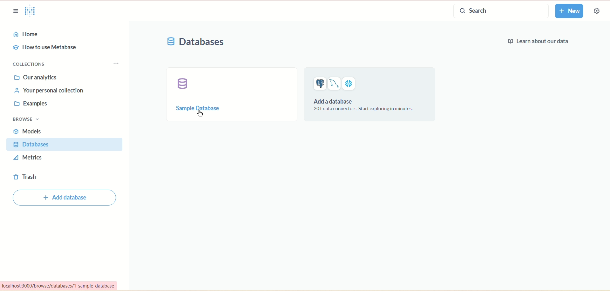 This screenshot has width=610, height=291. I want to click on options, so click(117, 64).